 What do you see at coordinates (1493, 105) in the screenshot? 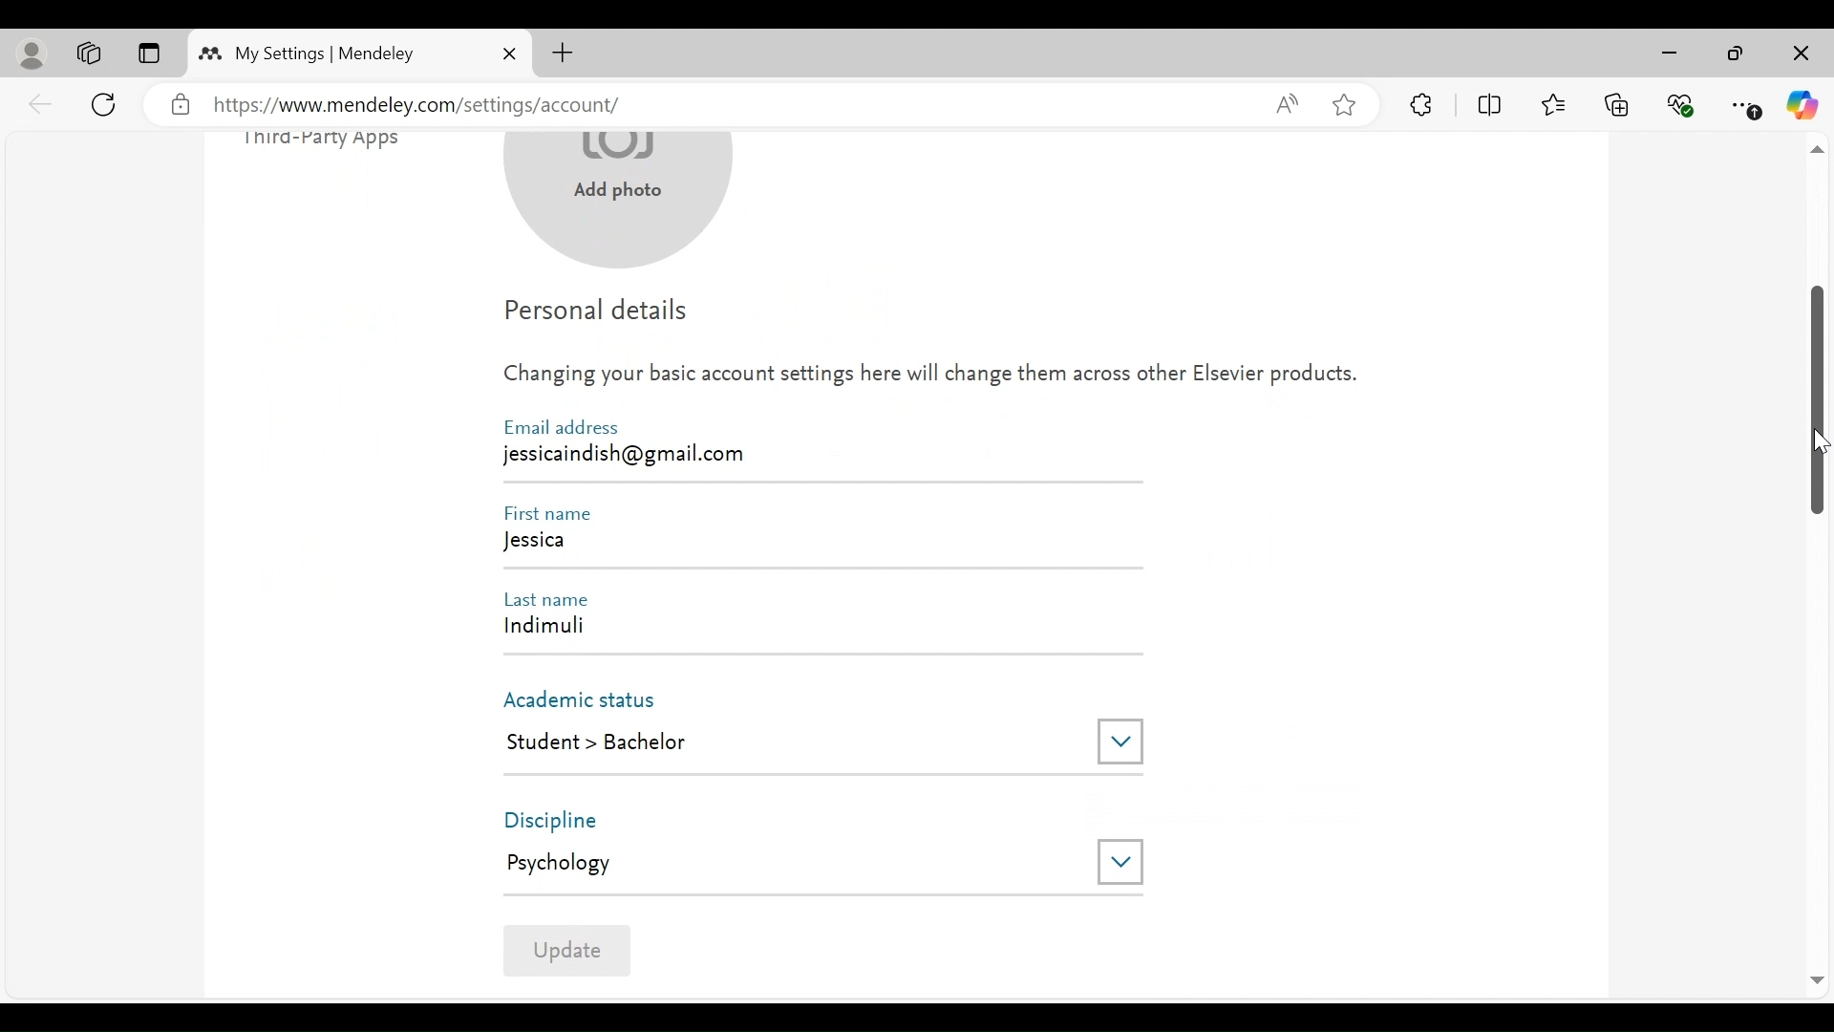
I see `Split Screen` at bounding box center [1493, 105].